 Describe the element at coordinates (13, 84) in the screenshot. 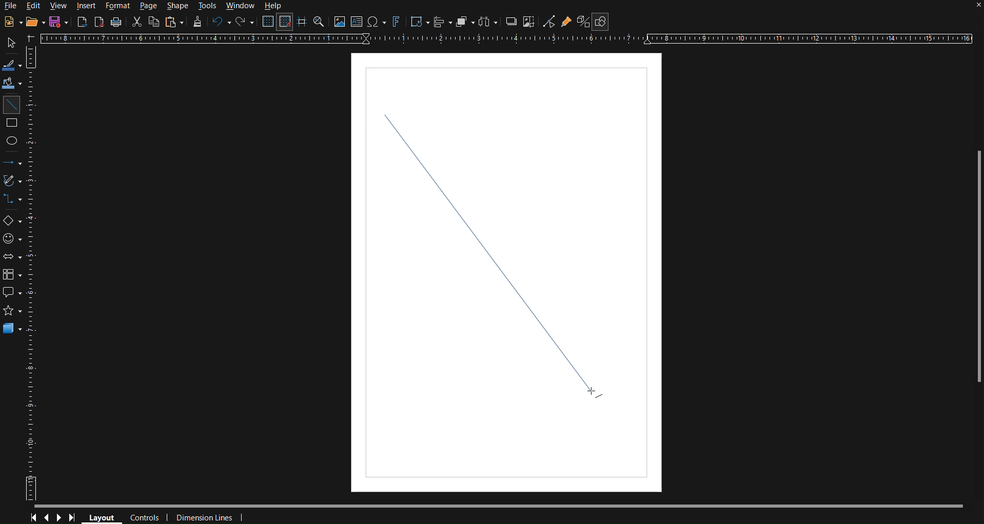

I see `Fill Color` at that location.